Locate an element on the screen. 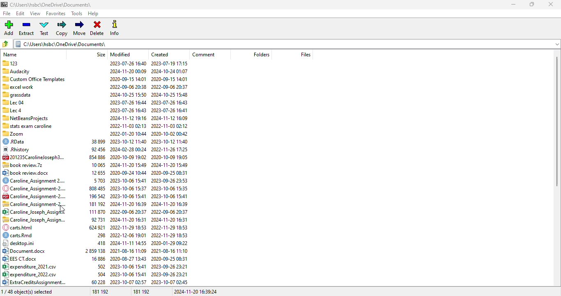 The width and height of the screenshot is (561, 296). cursor is located at coordinates (62, 209).